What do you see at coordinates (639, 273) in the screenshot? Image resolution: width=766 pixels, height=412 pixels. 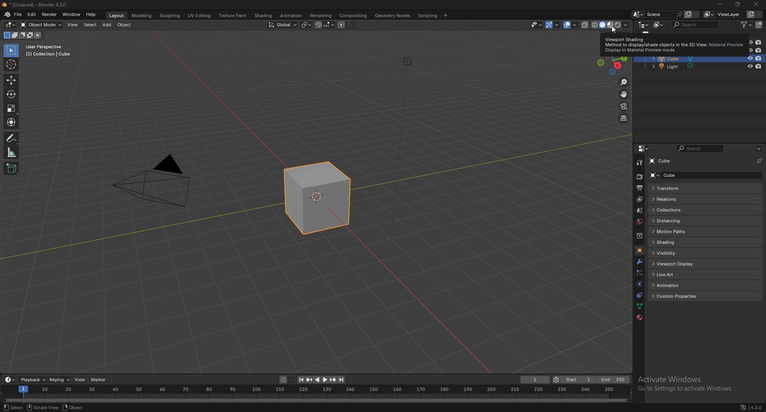 I see `particles` at bounding box center [639, 273].